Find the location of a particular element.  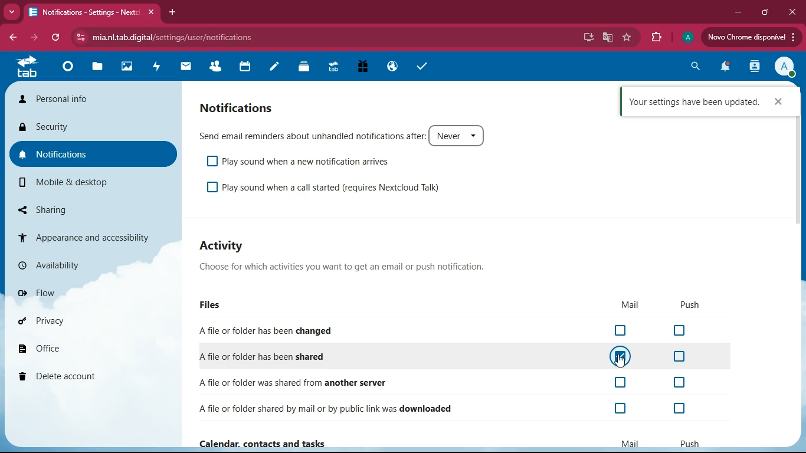

off is located at coordinates (618, 409).